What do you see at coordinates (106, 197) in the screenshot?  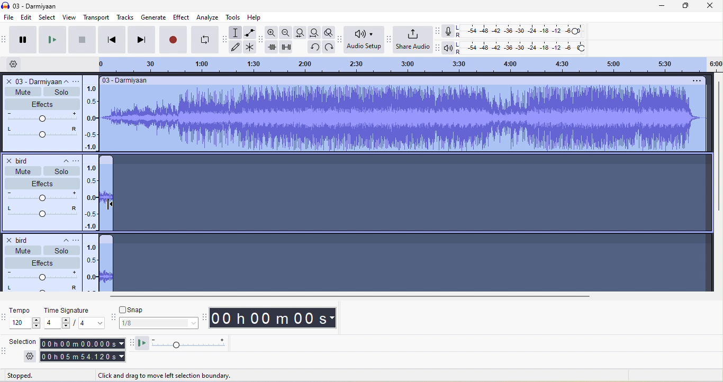 I see `audio` at bounding box center [106, 197].